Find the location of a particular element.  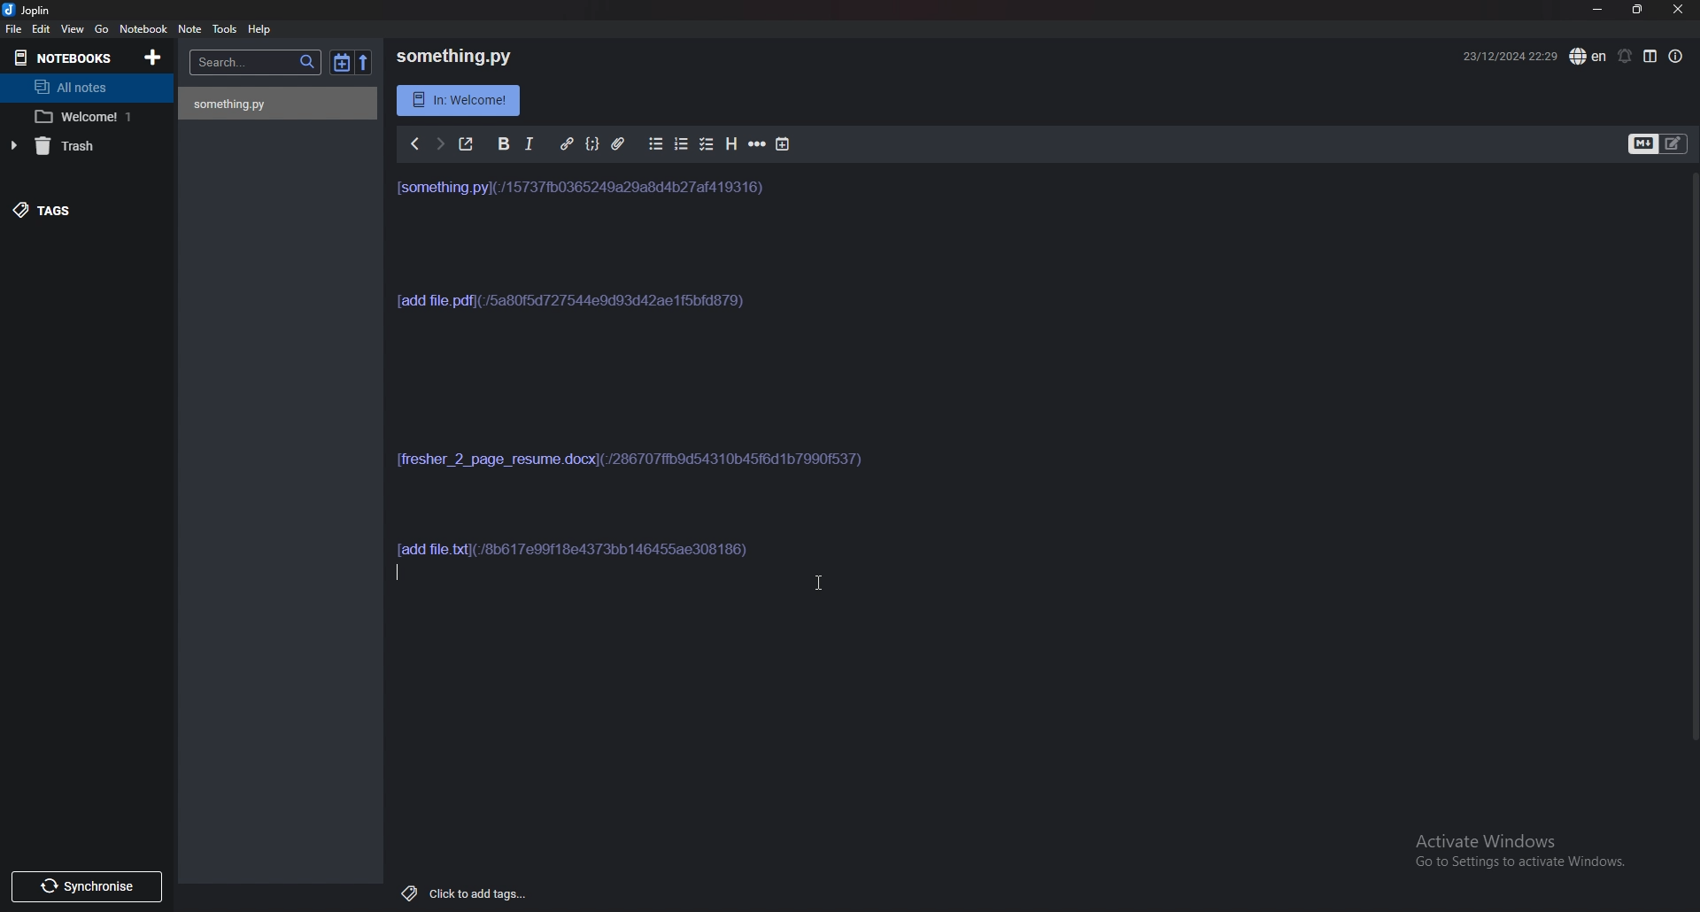

edit is located at coordinates (42, 28).